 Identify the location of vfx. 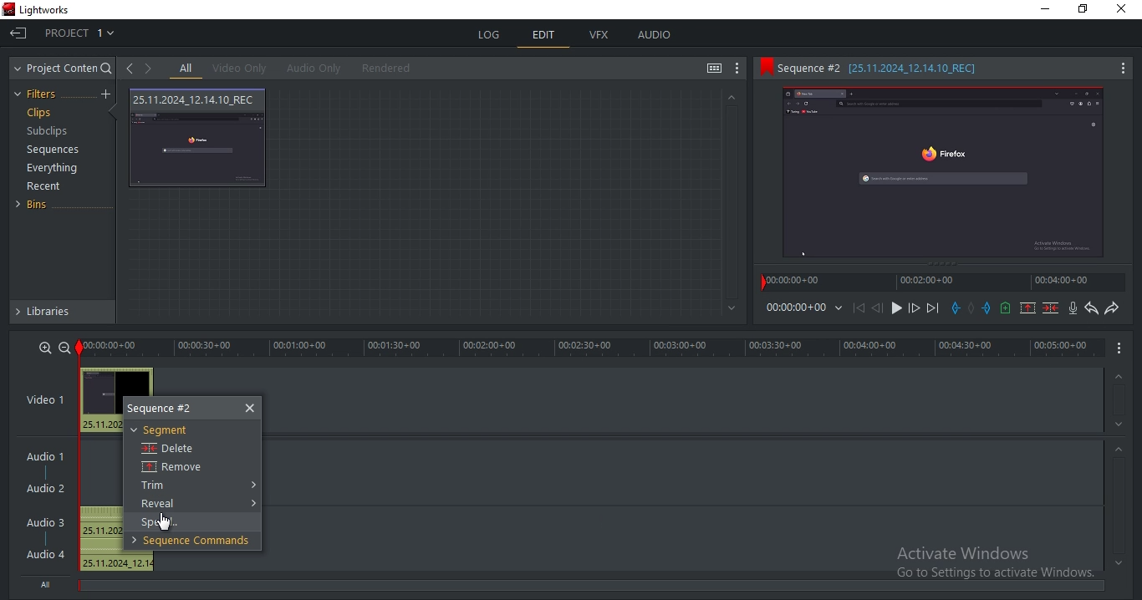
(603, 36).